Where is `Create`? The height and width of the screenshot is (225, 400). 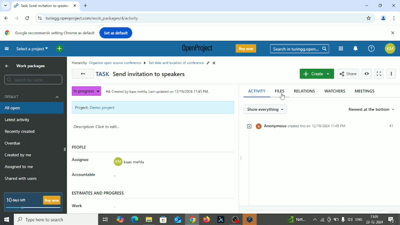 Create is located at coordinates (316, 74).